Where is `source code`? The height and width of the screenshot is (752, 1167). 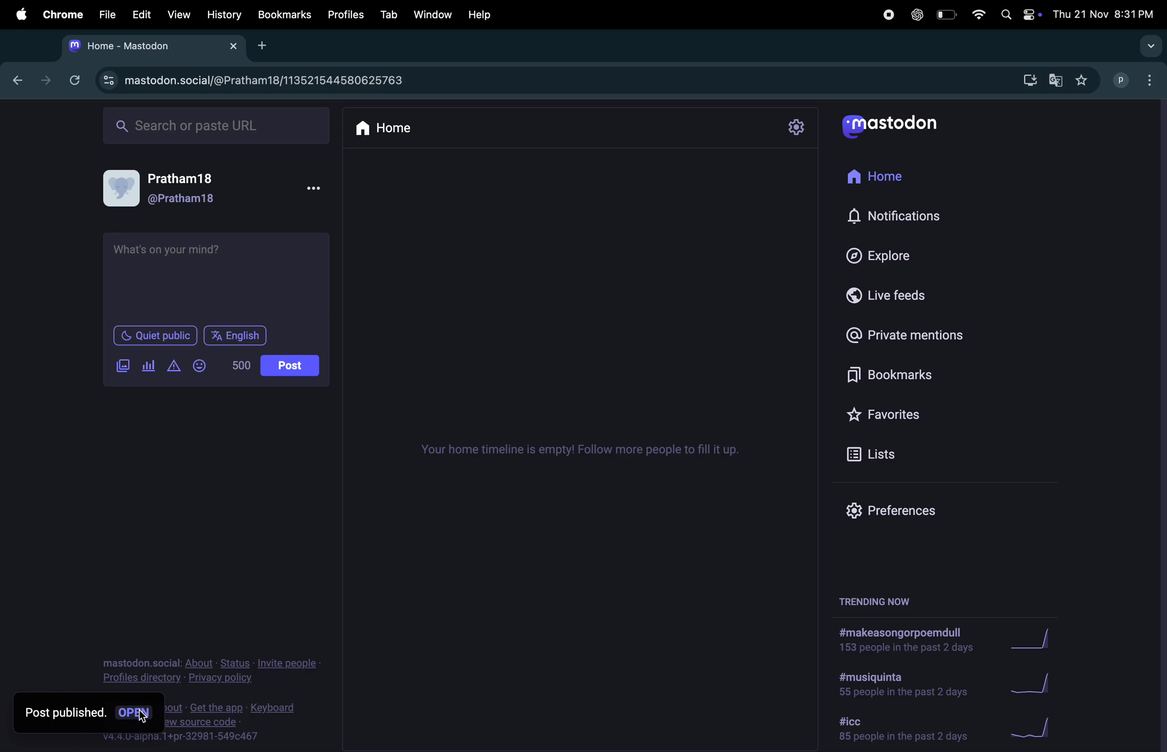
source code is located at coordinates (238, 725).